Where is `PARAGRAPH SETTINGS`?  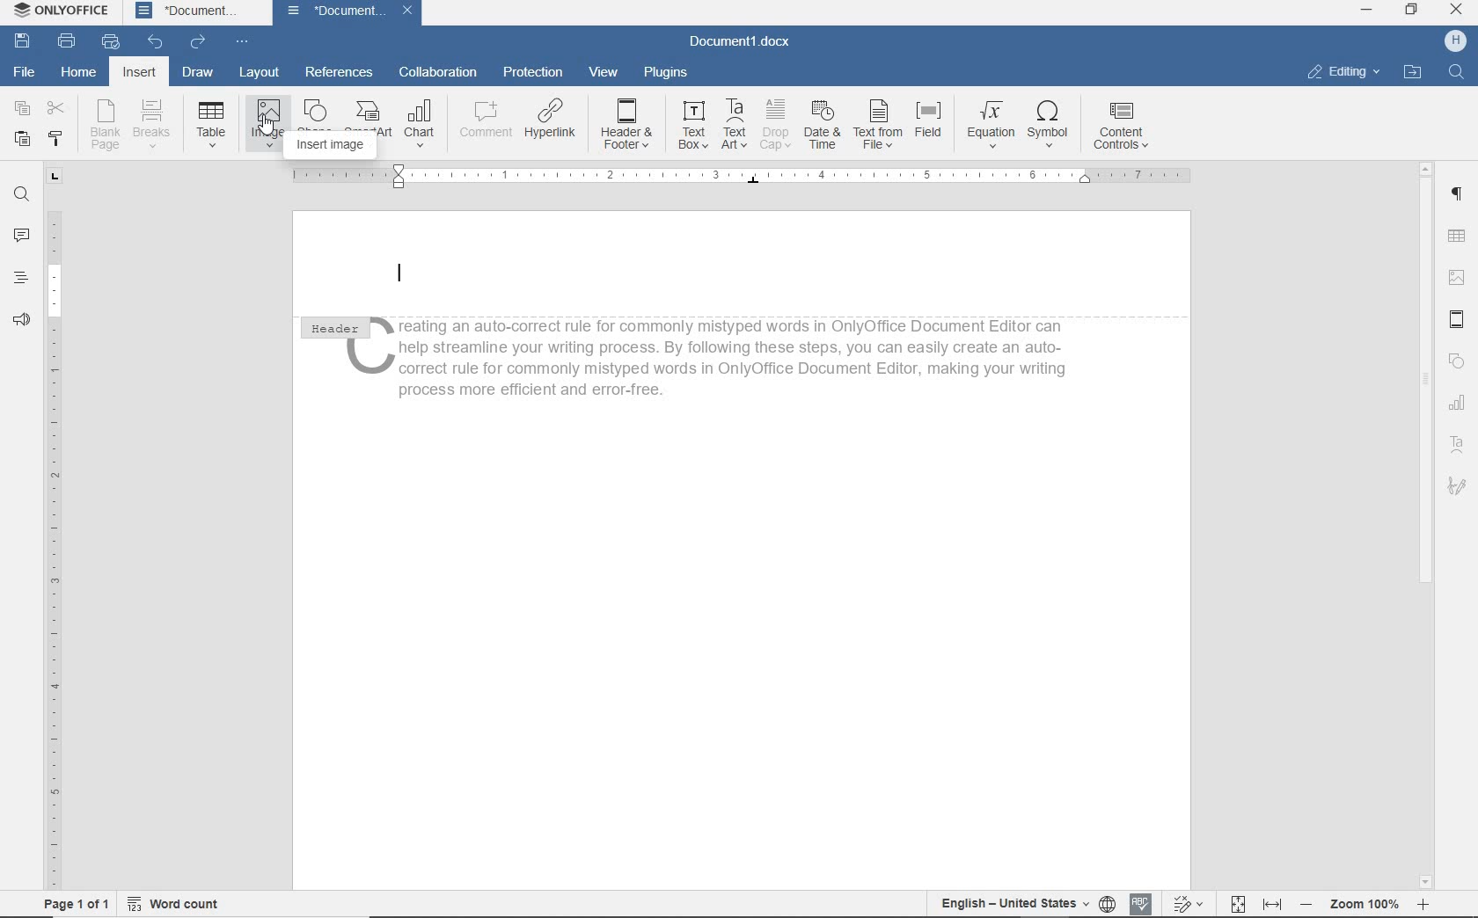 PARAGRAPH SETTINGS is located at coordinates (1456, 194).